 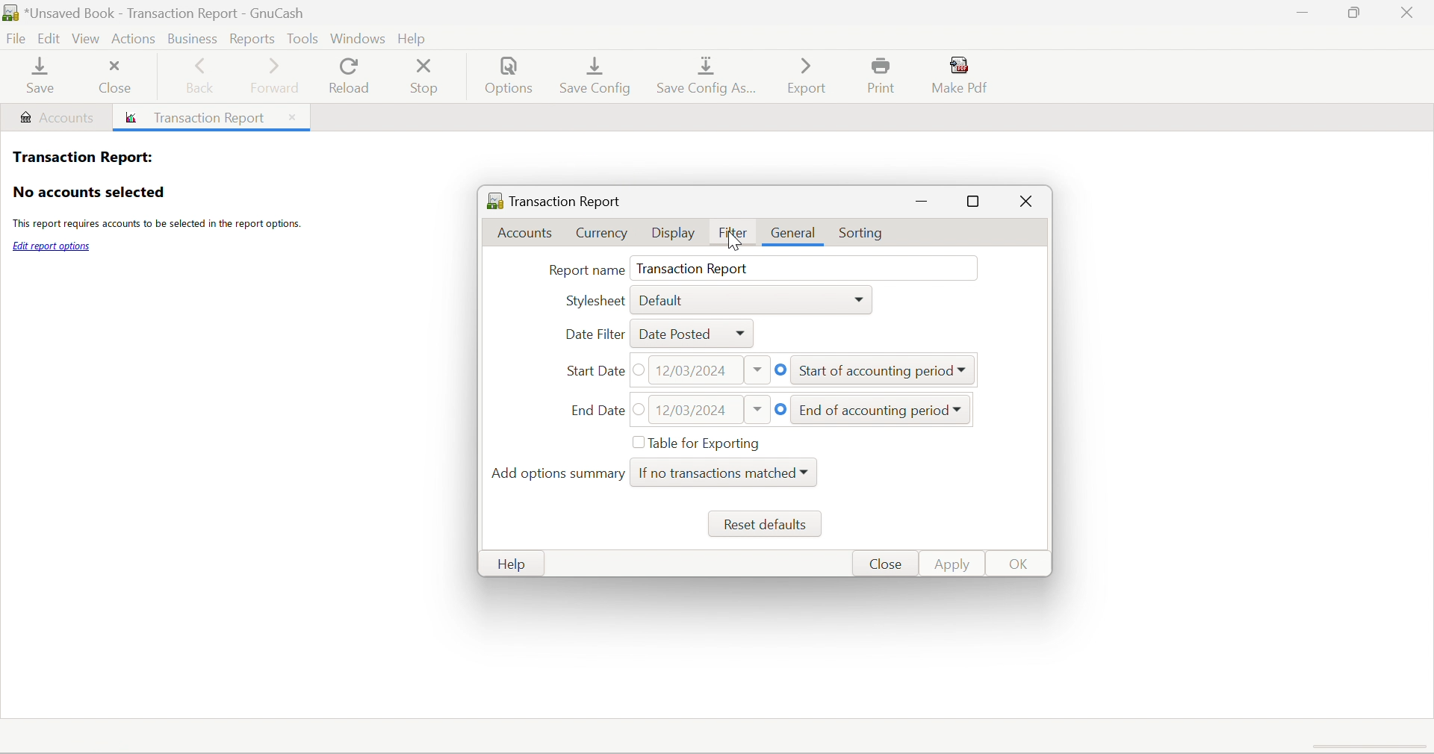 I want to click on No accounts selected, so click(x=88, y=193).